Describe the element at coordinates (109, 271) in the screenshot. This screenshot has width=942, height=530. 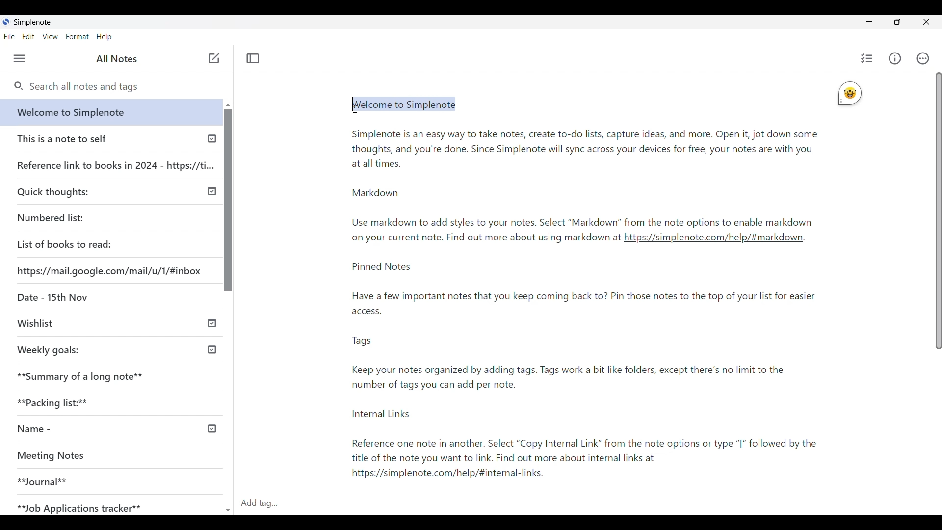
I see `Browser link` at that location.